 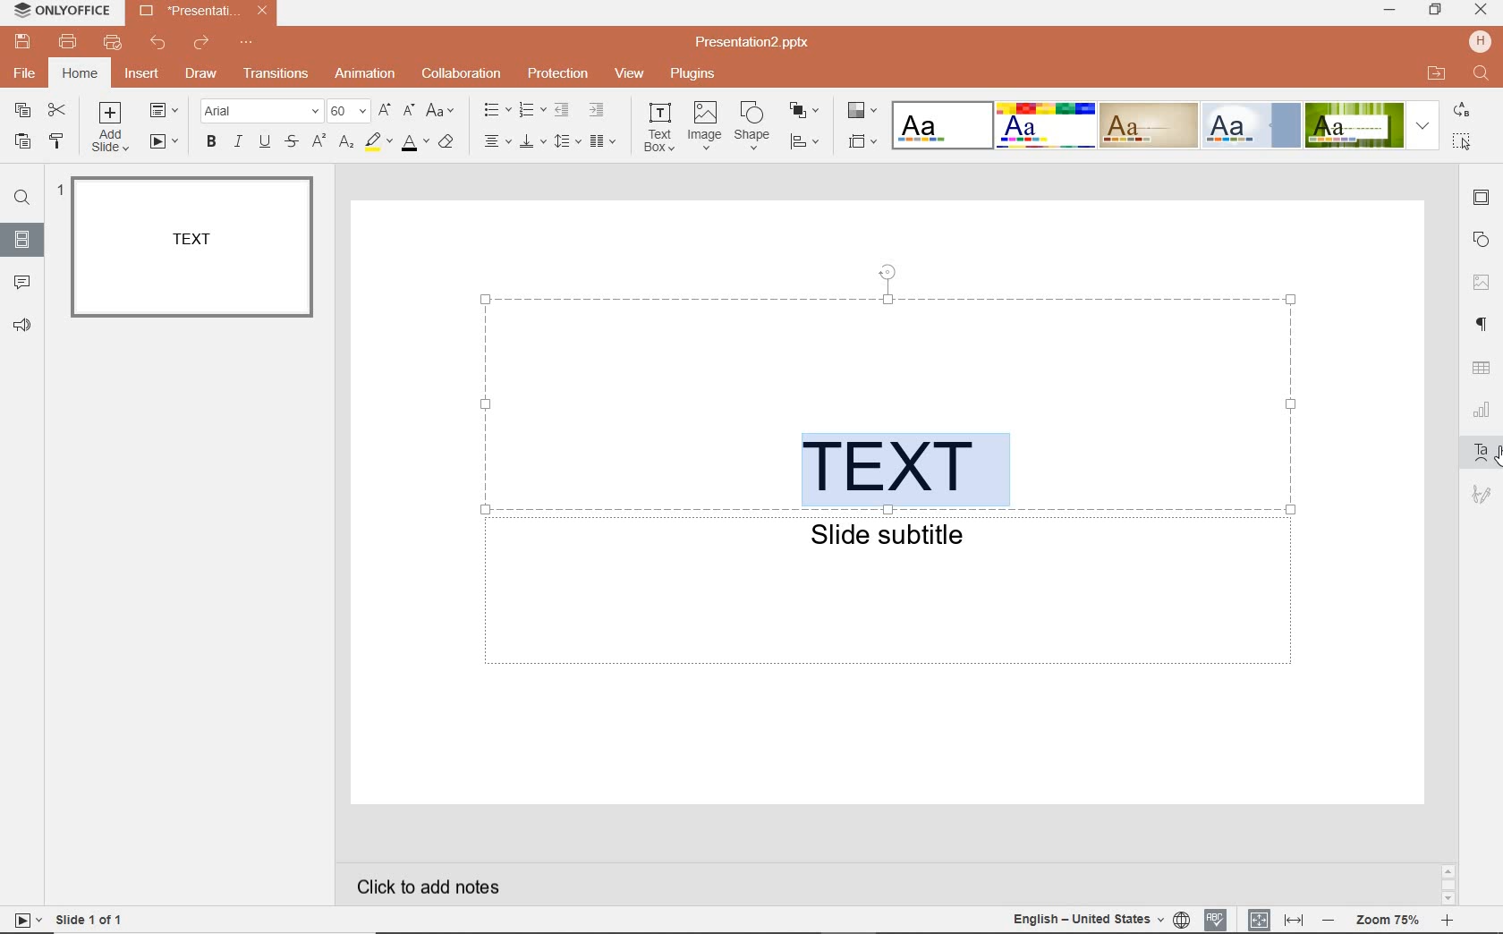 I want to click on BOLD, so click(x=208, y=144).